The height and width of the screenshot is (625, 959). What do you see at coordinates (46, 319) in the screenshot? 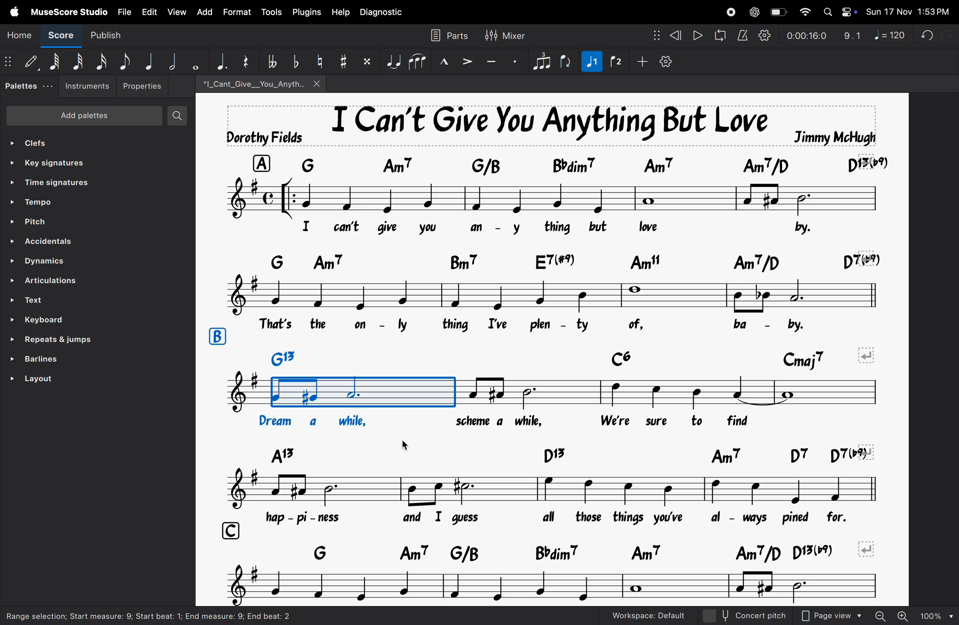
I see `keyboard` at bounding box center [46, 319].